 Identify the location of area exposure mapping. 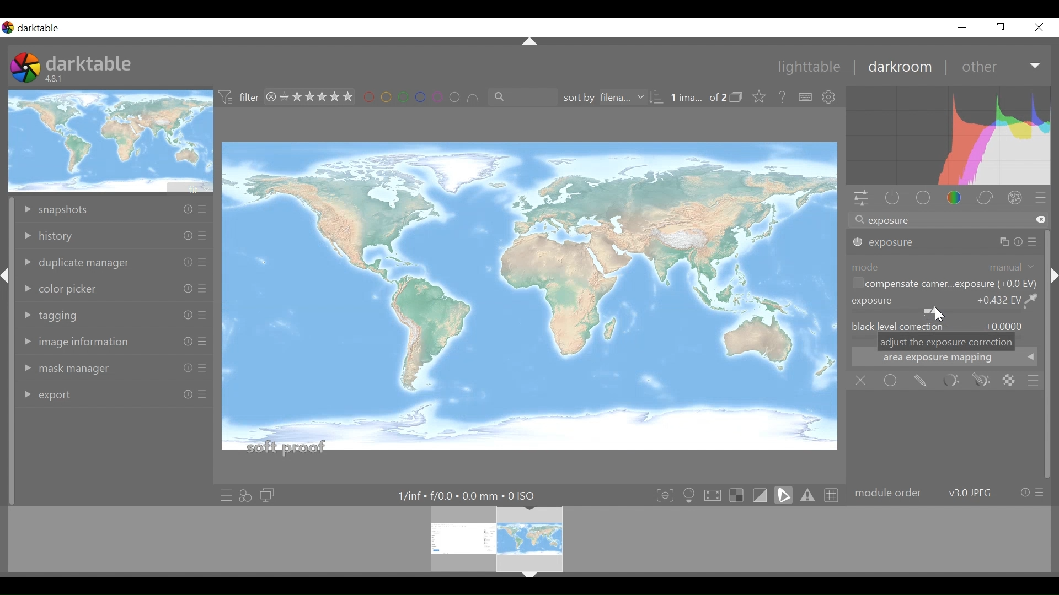
(945, 361).